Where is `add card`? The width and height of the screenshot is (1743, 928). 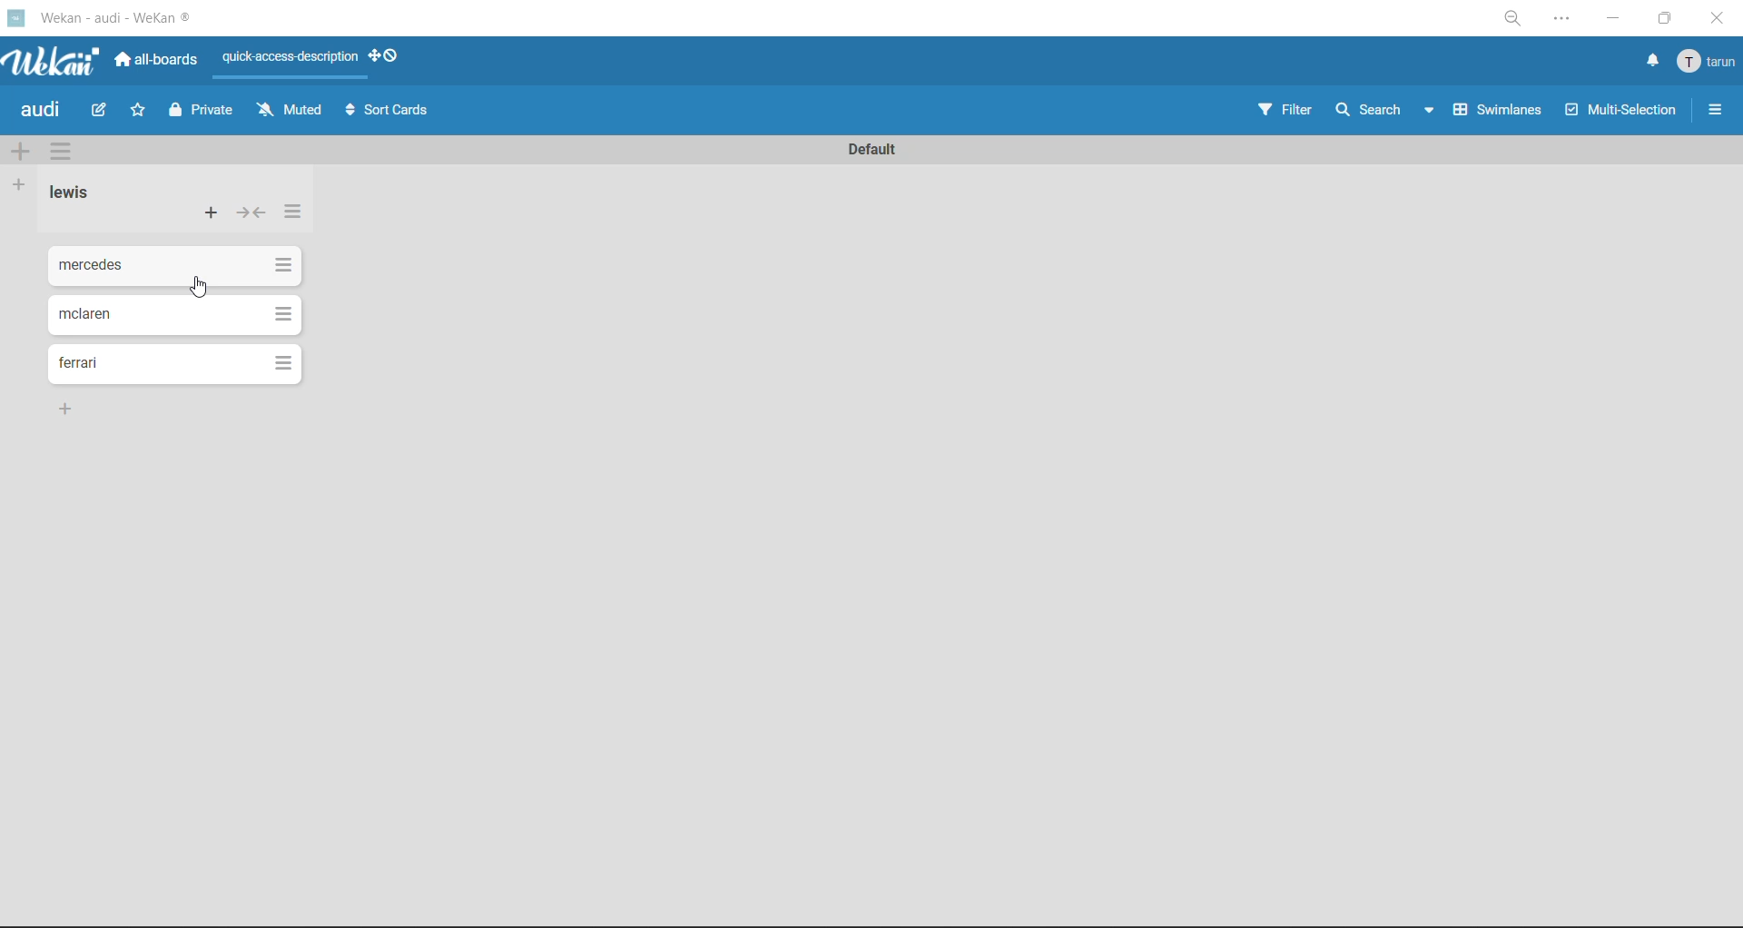
add card is located at coordinates (212, 217).